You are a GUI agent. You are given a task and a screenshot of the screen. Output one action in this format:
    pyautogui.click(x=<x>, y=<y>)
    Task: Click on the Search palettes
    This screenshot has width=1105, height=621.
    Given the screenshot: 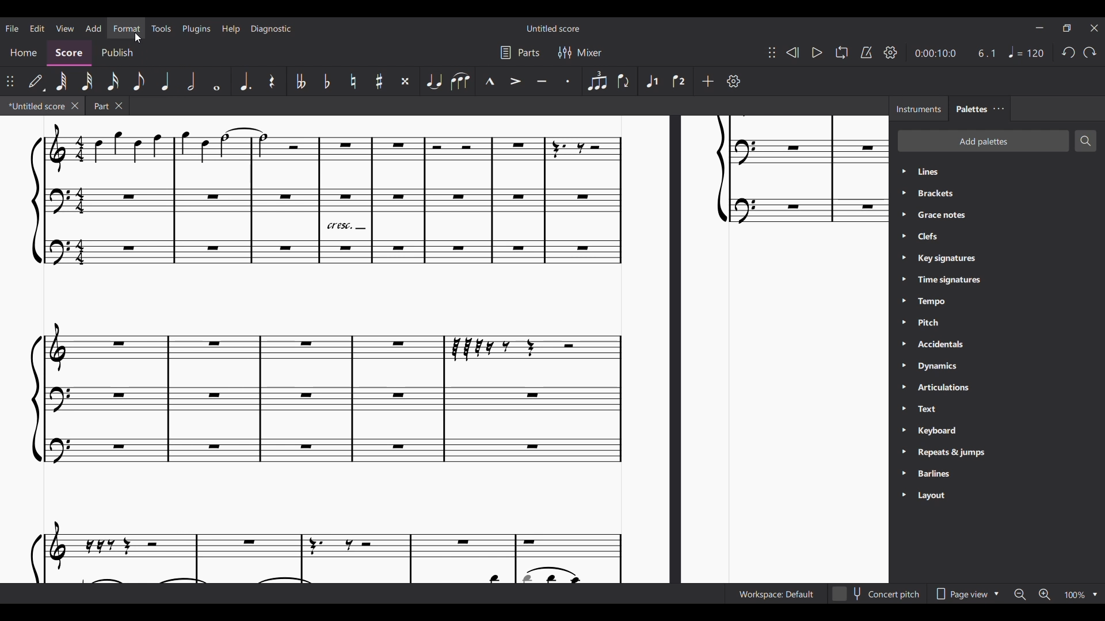 What is the action you would take?
    pyautogui.click(x=1085, y=141)
    